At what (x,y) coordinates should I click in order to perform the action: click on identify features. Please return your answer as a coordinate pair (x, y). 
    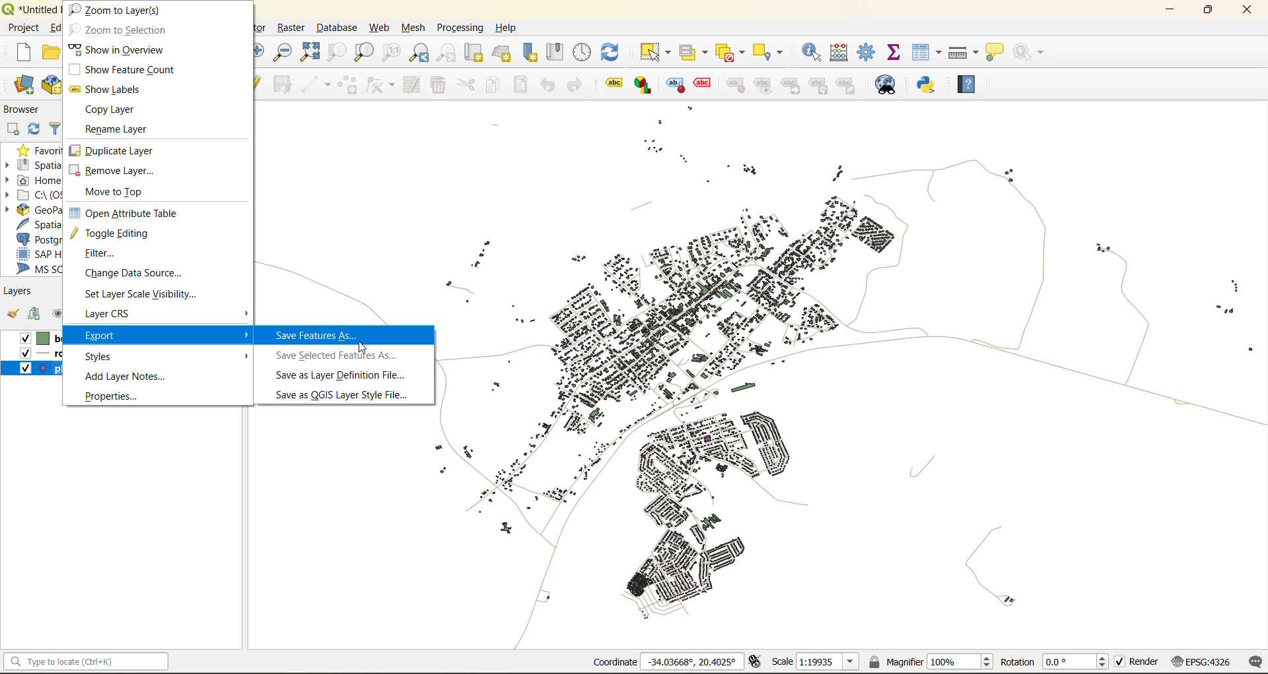
    Looking at the image, I should click on (815, 51).